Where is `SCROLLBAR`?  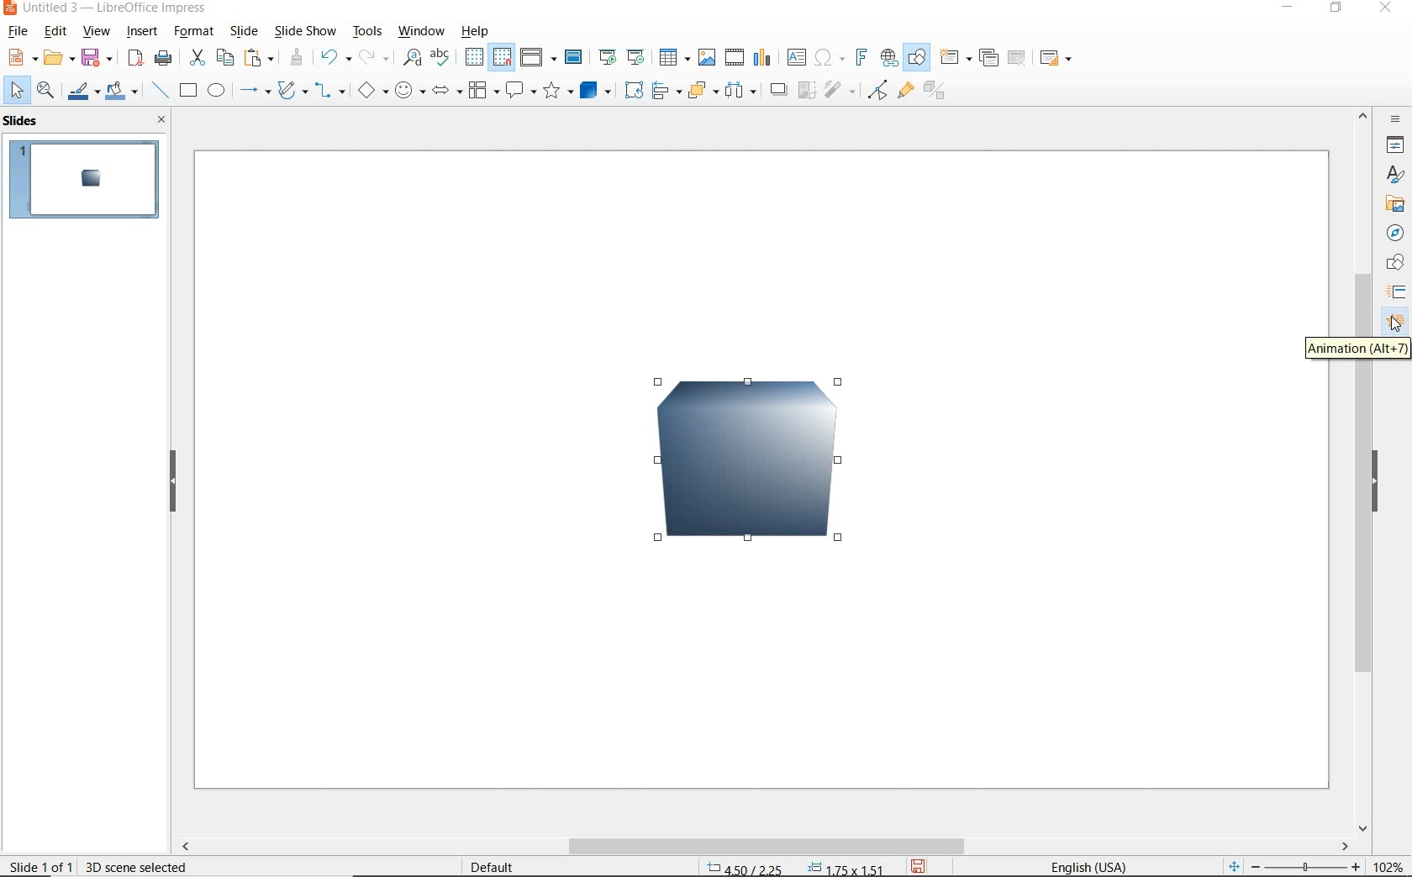 SCROLLBAR is located at coordinates (1359, 598).